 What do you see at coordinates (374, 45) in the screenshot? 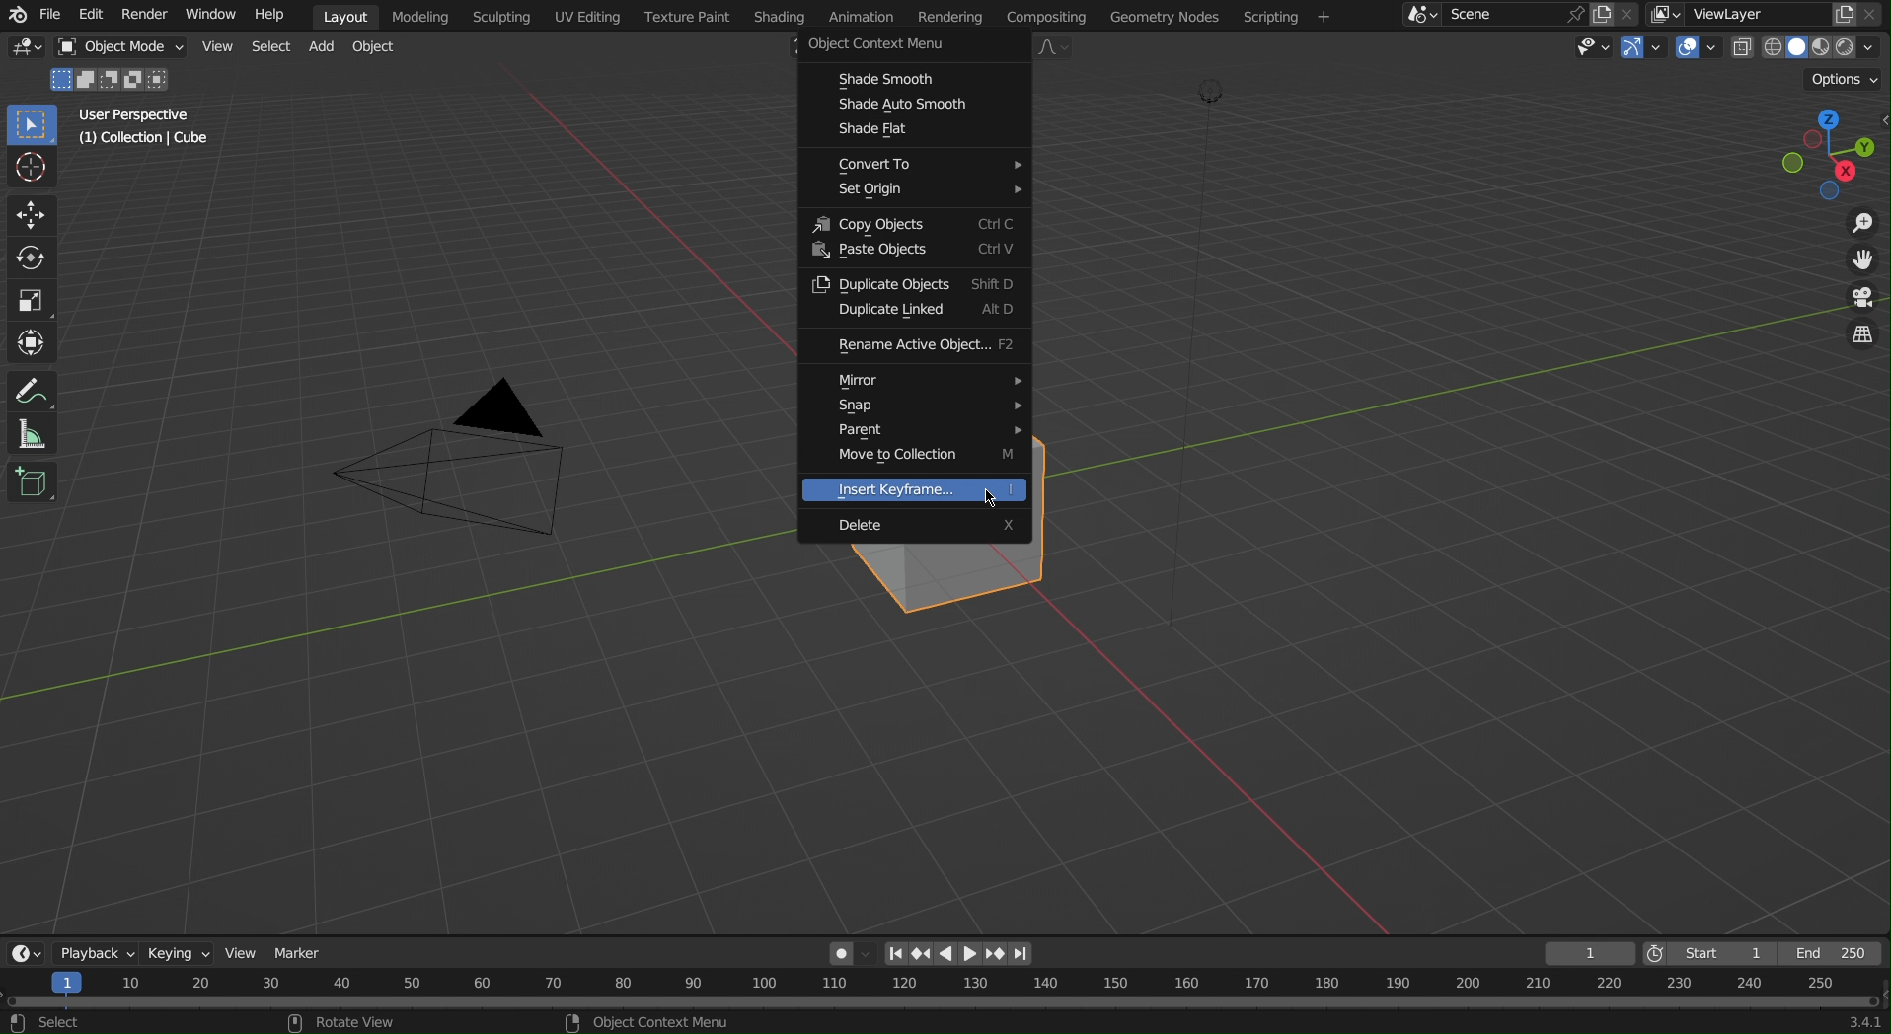
I see `Object` at bounding box center [374, 45].